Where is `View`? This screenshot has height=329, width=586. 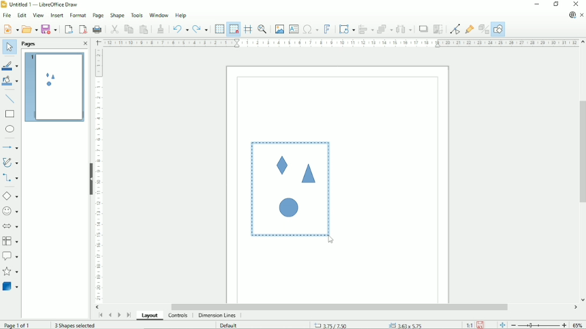 View is located at coordinates (38, 14).